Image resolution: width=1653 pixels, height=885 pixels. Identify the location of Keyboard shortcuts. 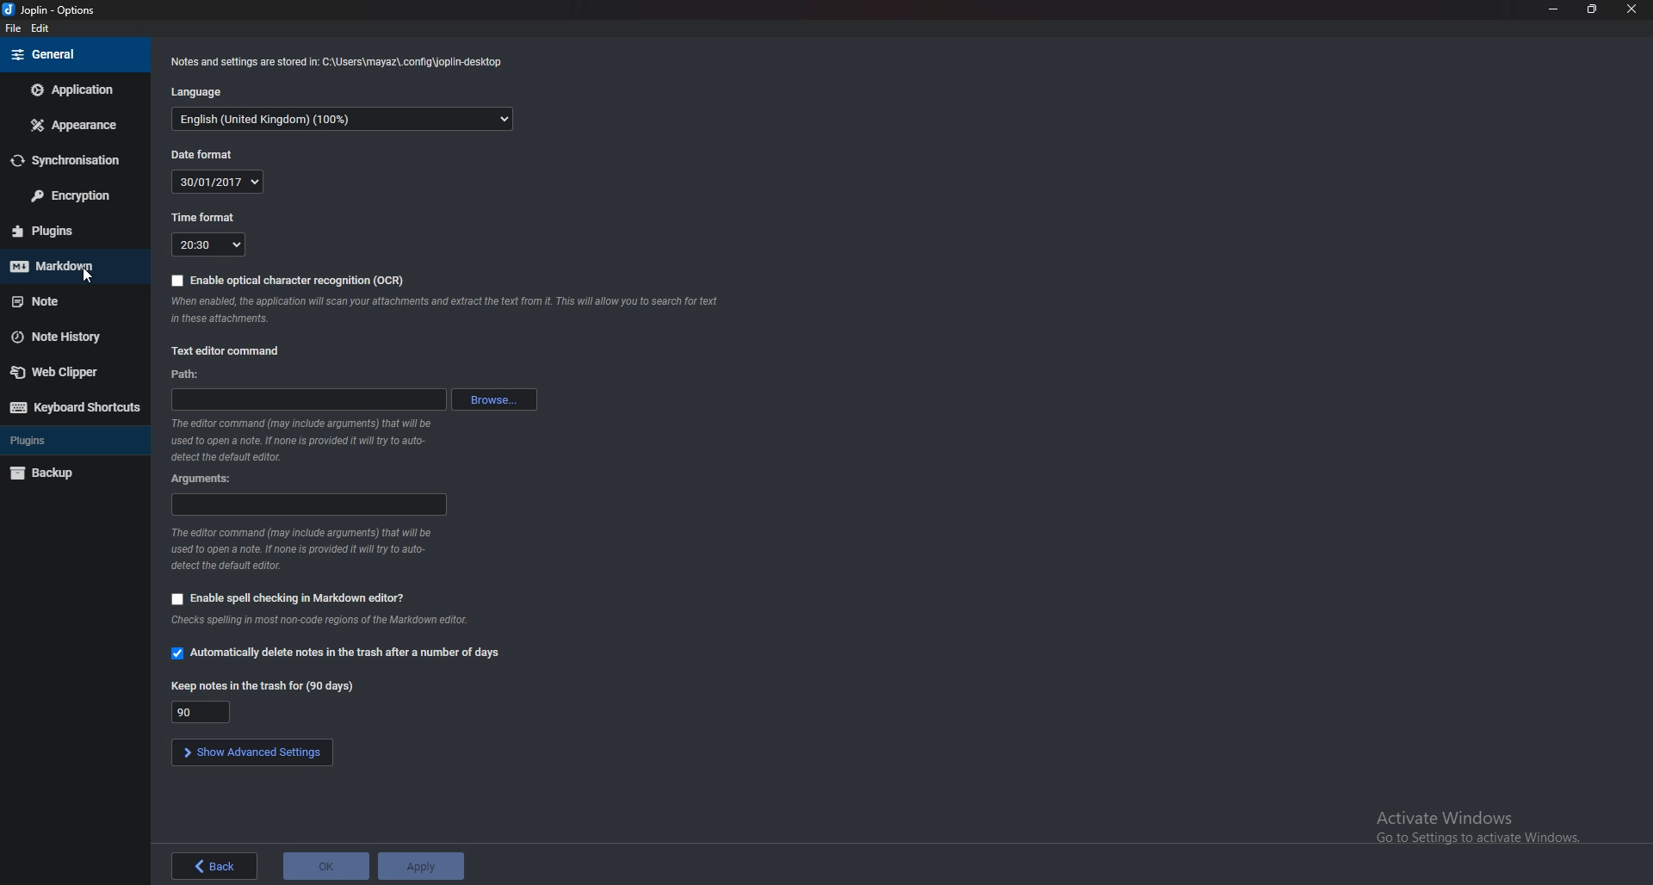
(71, 407).